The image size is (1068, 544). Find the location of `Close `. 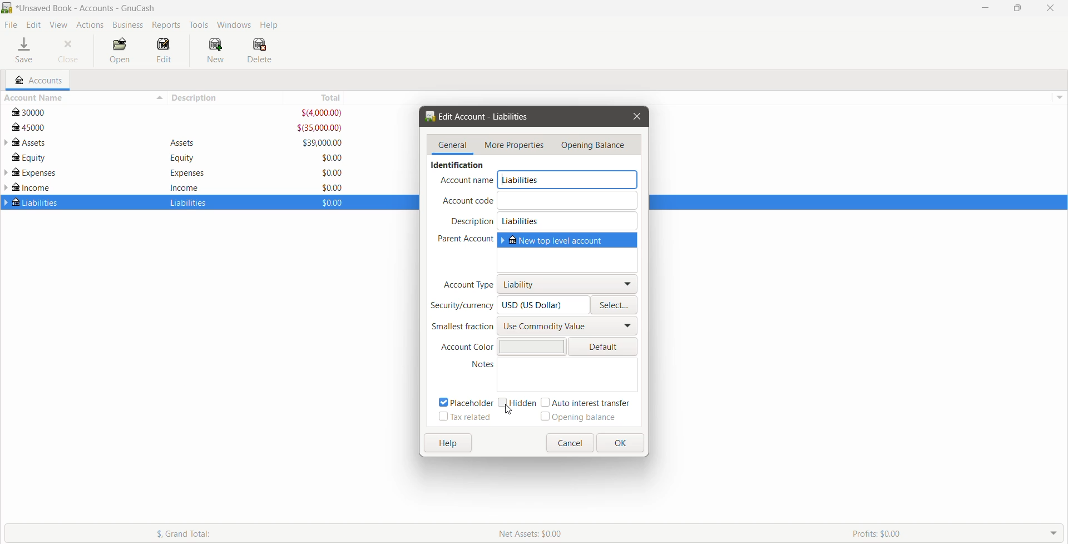

Close  is located at coordinates (636, 117).